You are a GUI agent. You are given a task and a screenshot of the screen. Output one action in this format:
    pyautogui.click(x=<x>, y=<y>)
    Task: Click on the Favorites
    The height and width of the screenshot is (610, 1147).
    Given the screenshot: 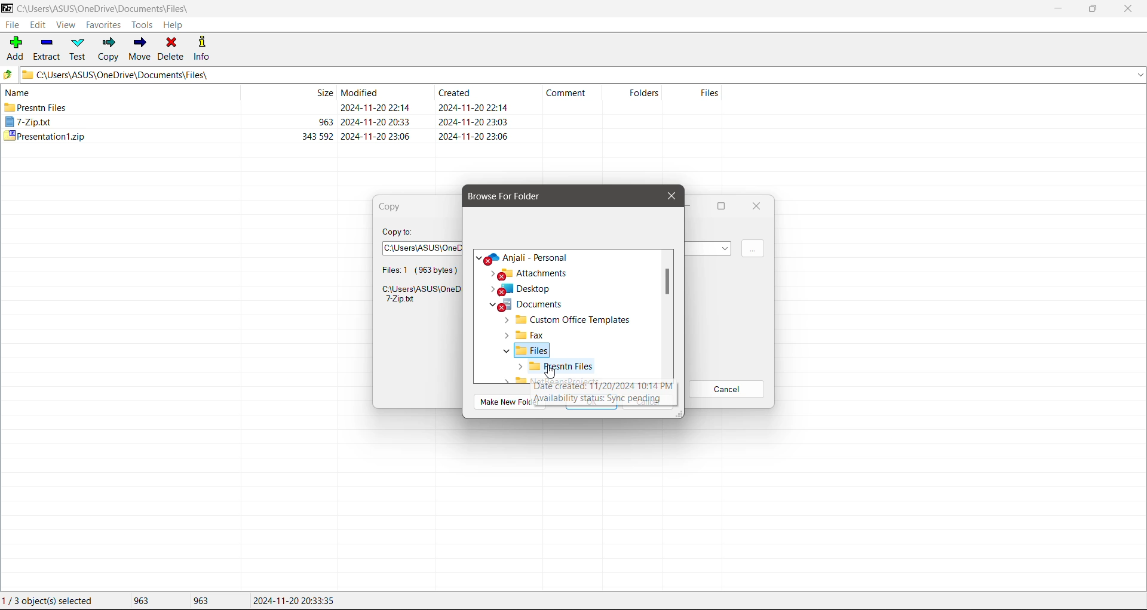 What is the action you would take?
    pyautogui.click(x=102, y=24)
    